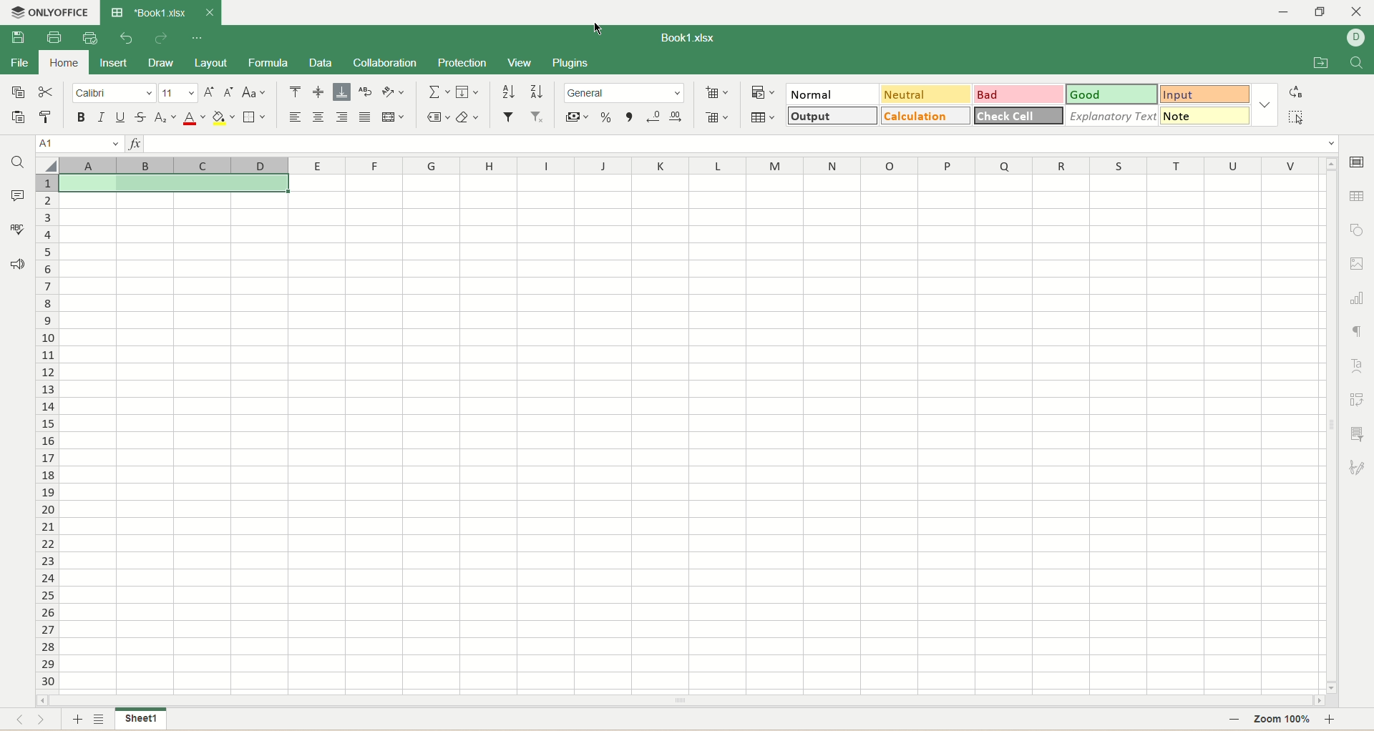 This screenshot has height=731, width=1374. I want to click on quick print, so click(90, 38).